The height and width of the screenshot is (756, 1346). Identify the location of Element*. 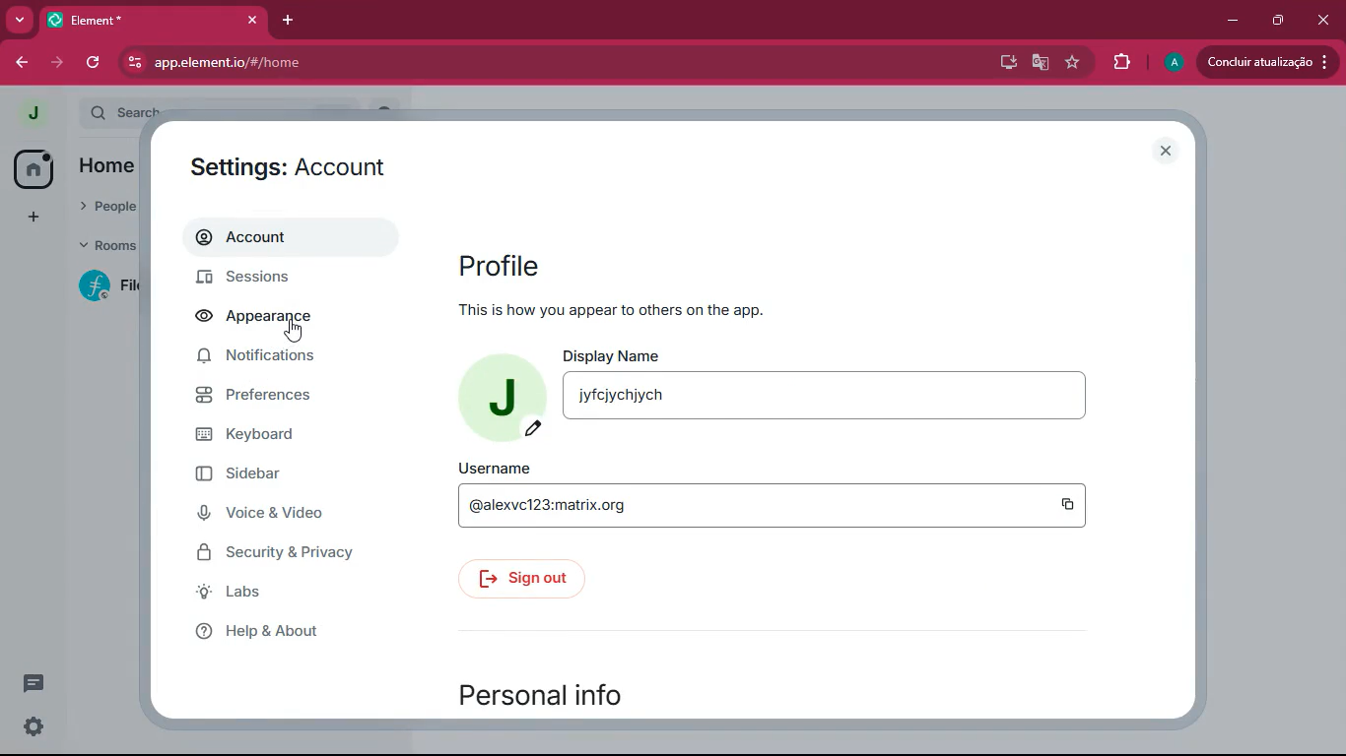
(135, 19).